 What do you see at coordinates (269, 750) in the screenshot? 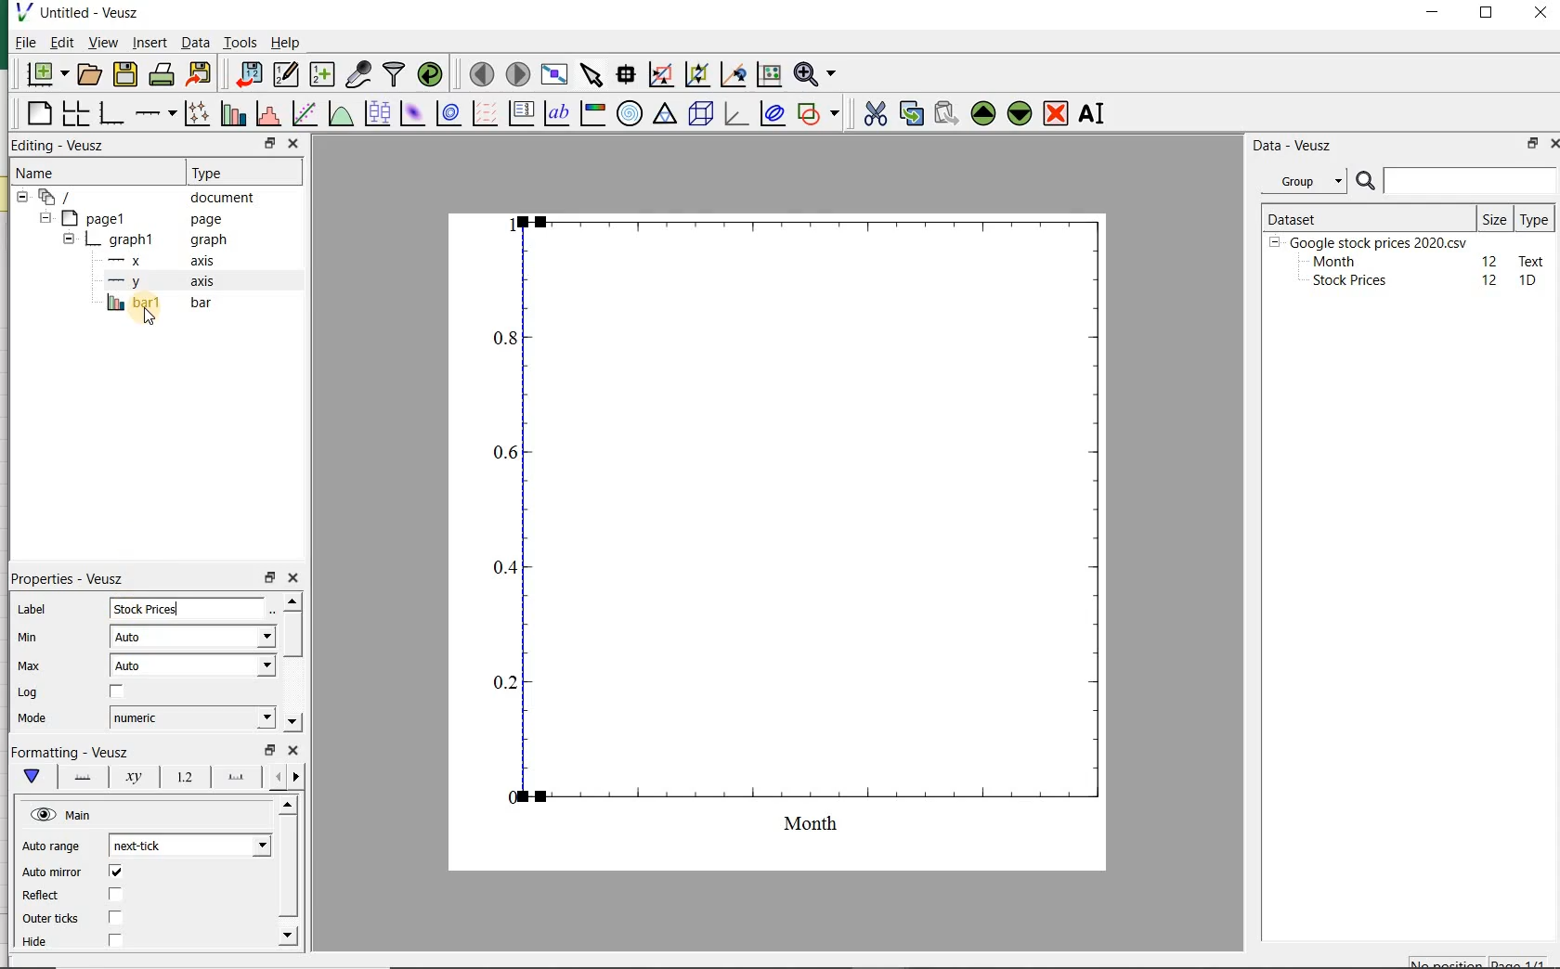
I see `restore` at bounding box center [269, 750].